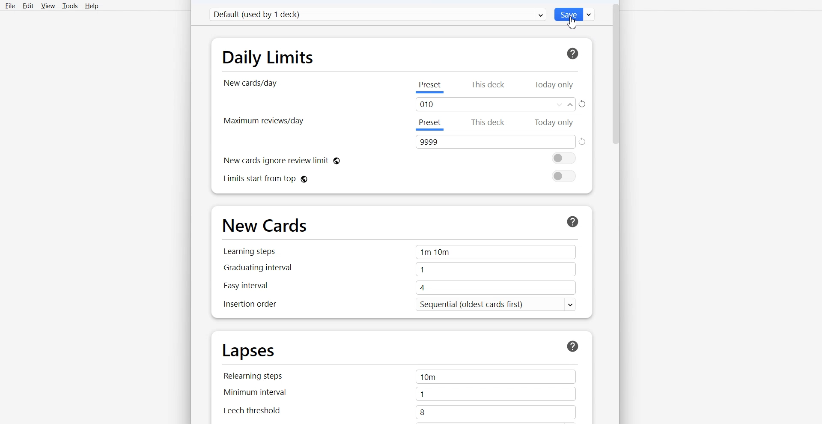 Image resolution: width=822 pixels, height=424 pixels. Describe the element at coordinates (572, 52) in the screenshot. I see `For more information` at that location.